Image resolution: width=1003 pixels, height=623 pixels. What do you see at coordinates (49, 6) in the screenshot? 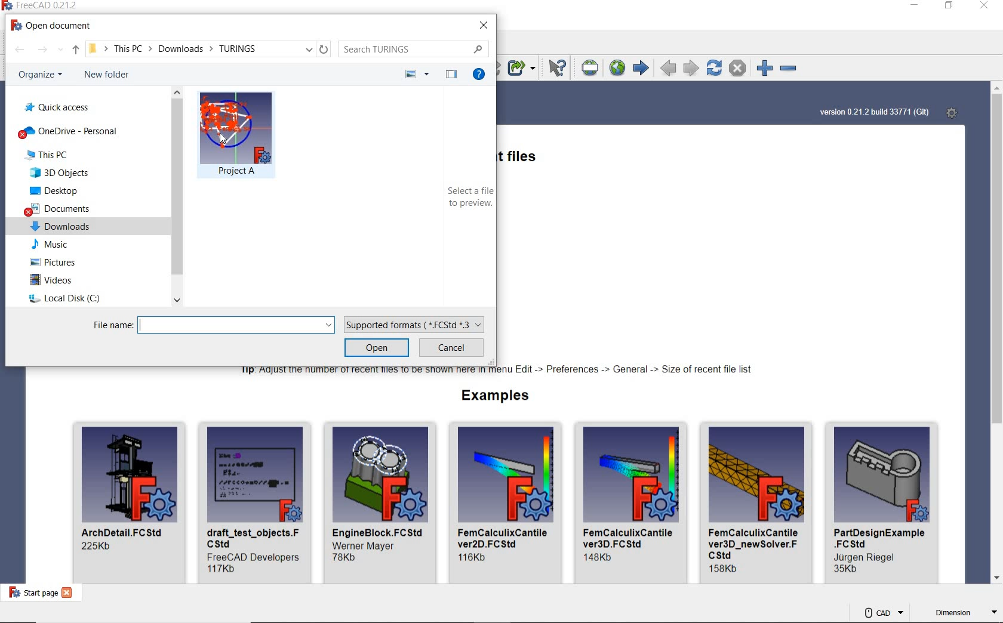
I see `SYSTEM NAME` at bounding box center [49, 6].